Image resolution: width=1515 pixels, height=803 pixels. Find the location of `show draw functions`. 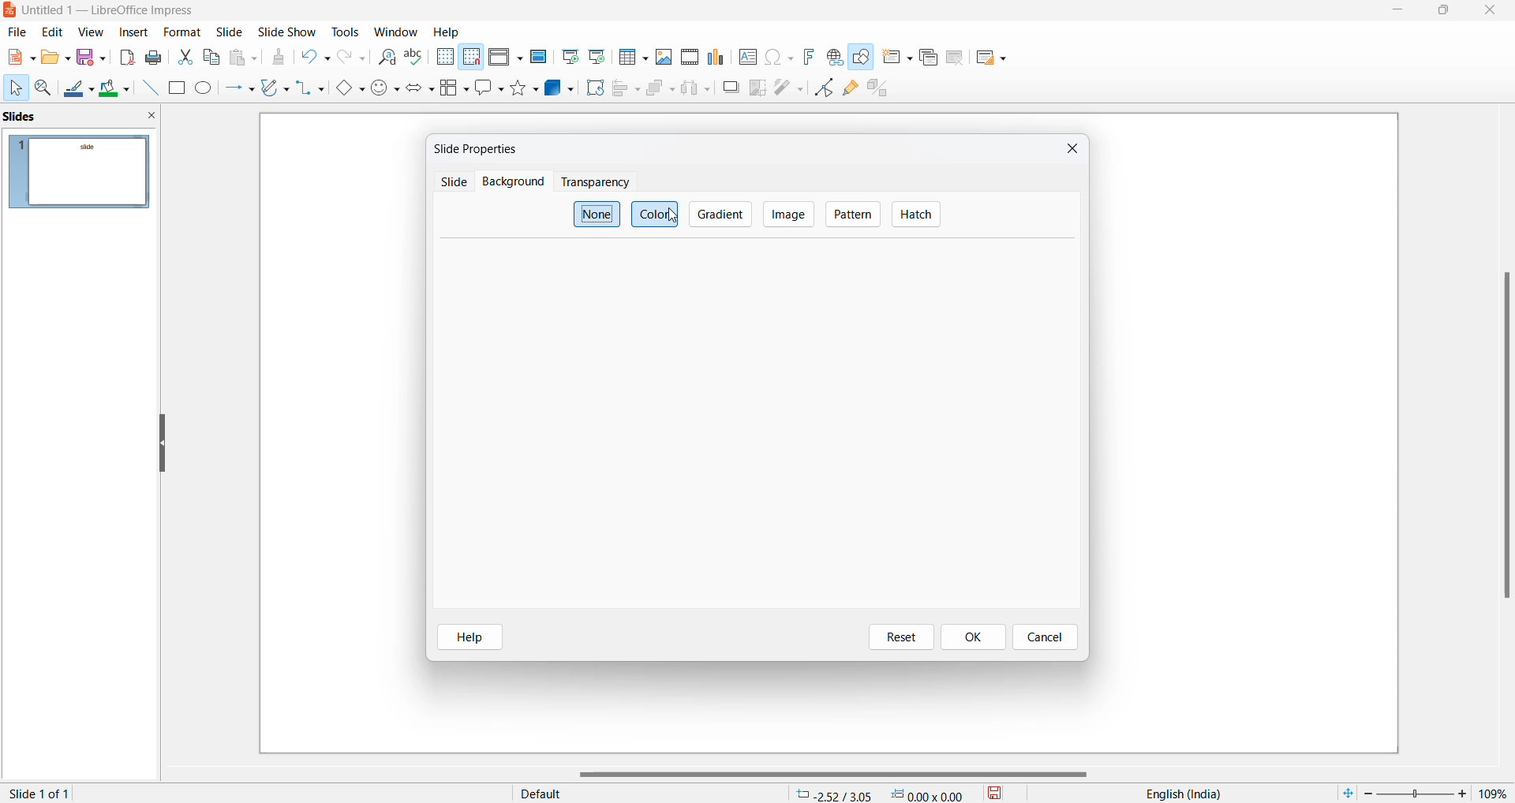

show draw functions is located at coordinates (863, 60).